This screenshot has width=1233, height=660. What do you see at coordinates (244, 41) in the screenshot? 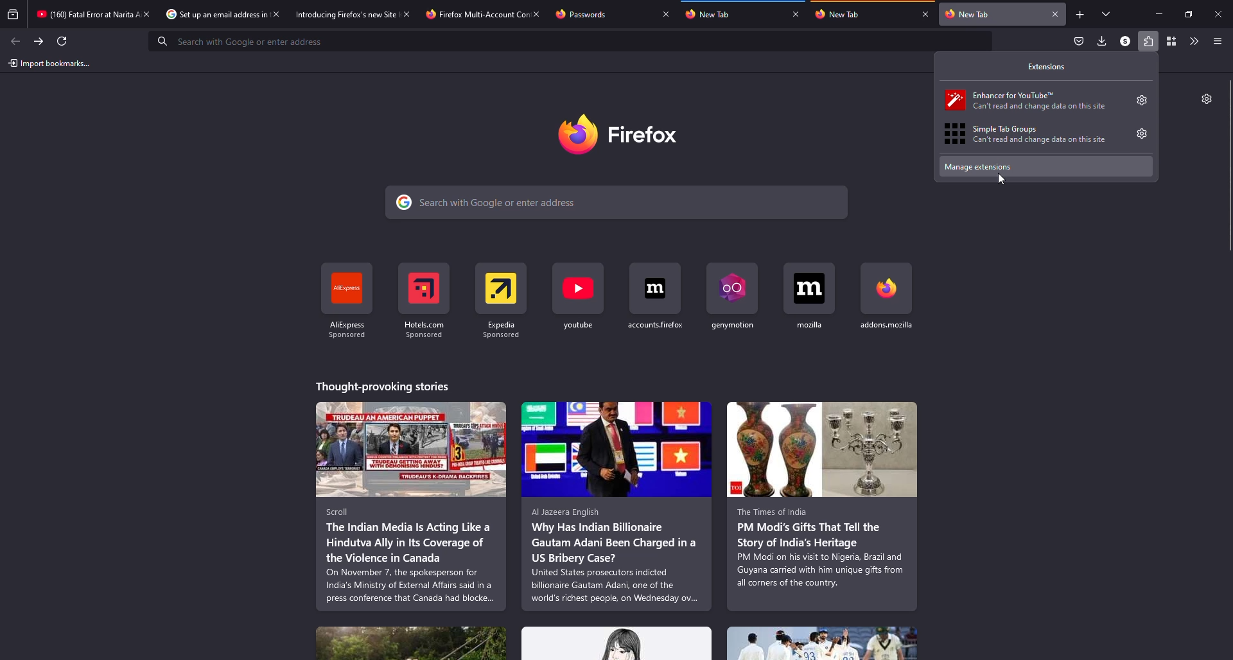
I see `search` at bounding box center [244, 41].